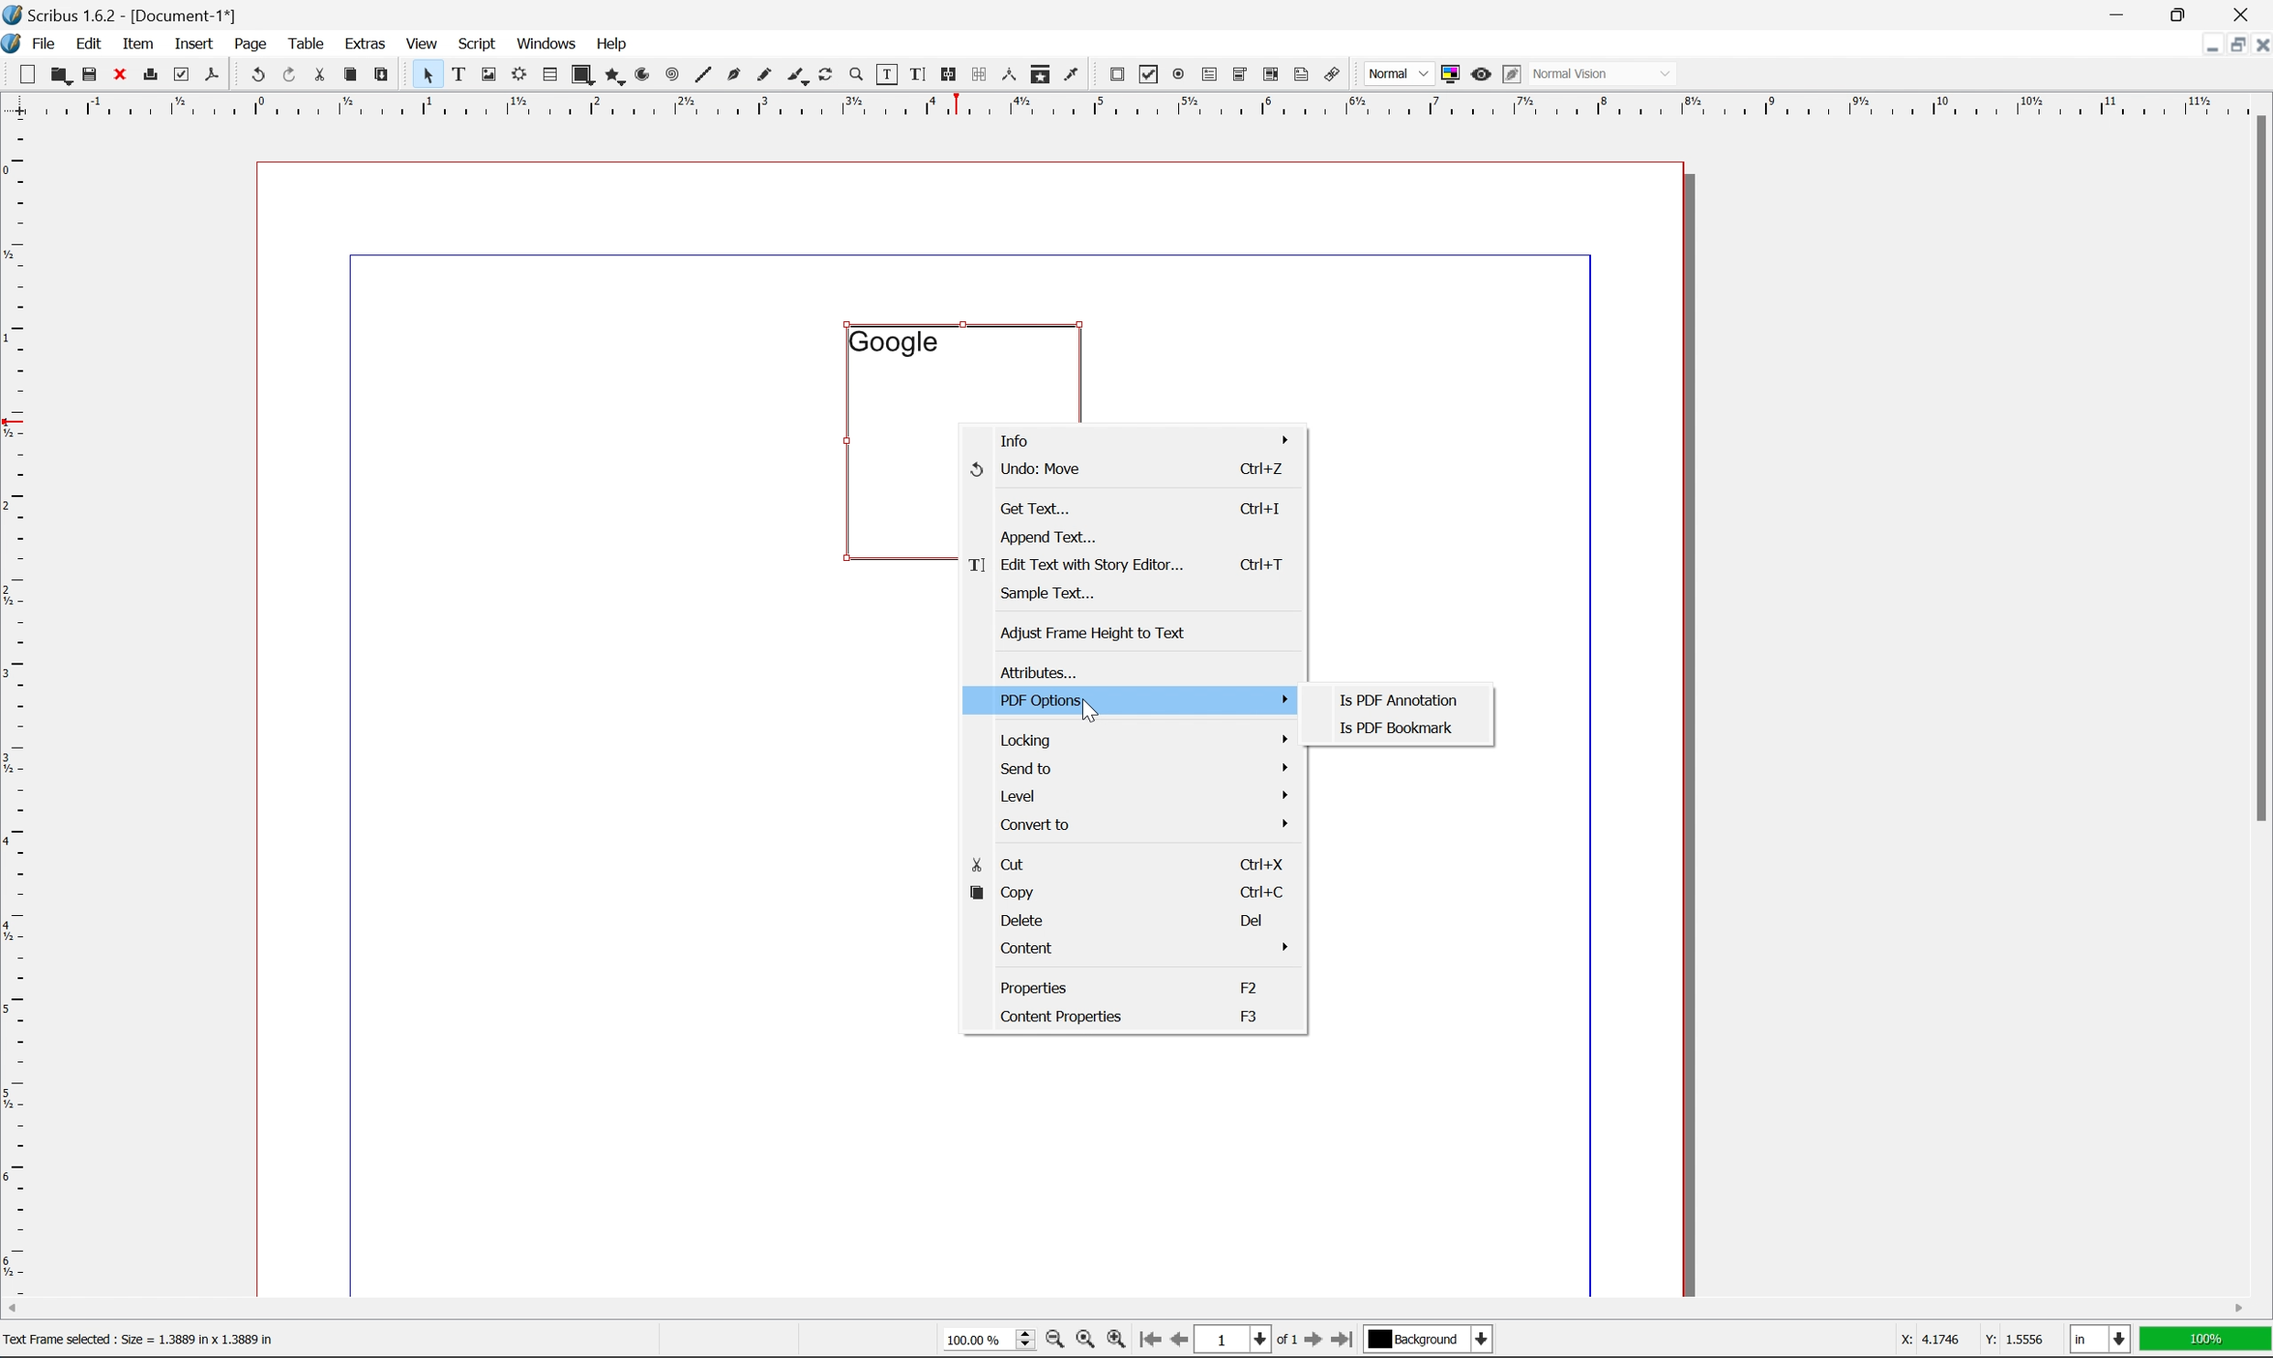  What do you see at coordinates (257, 76) in the screenshot?
I see `undo` at bounding box center [257, 76].